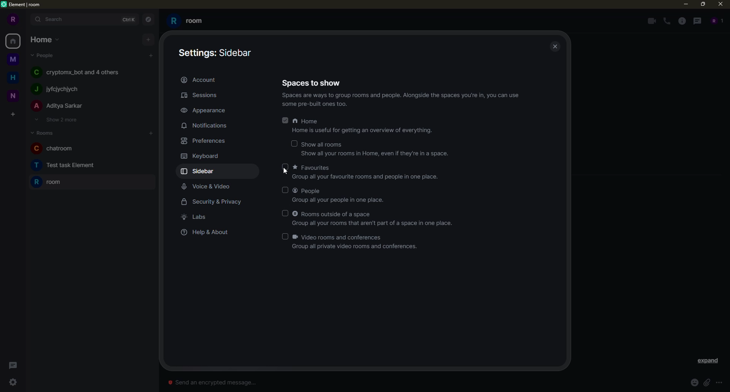 The height and width of the screenshot is (392, 730). What do you see at coordinates (151, 54) in the screenshot?
I see `add` at bounding box center [151, 54].